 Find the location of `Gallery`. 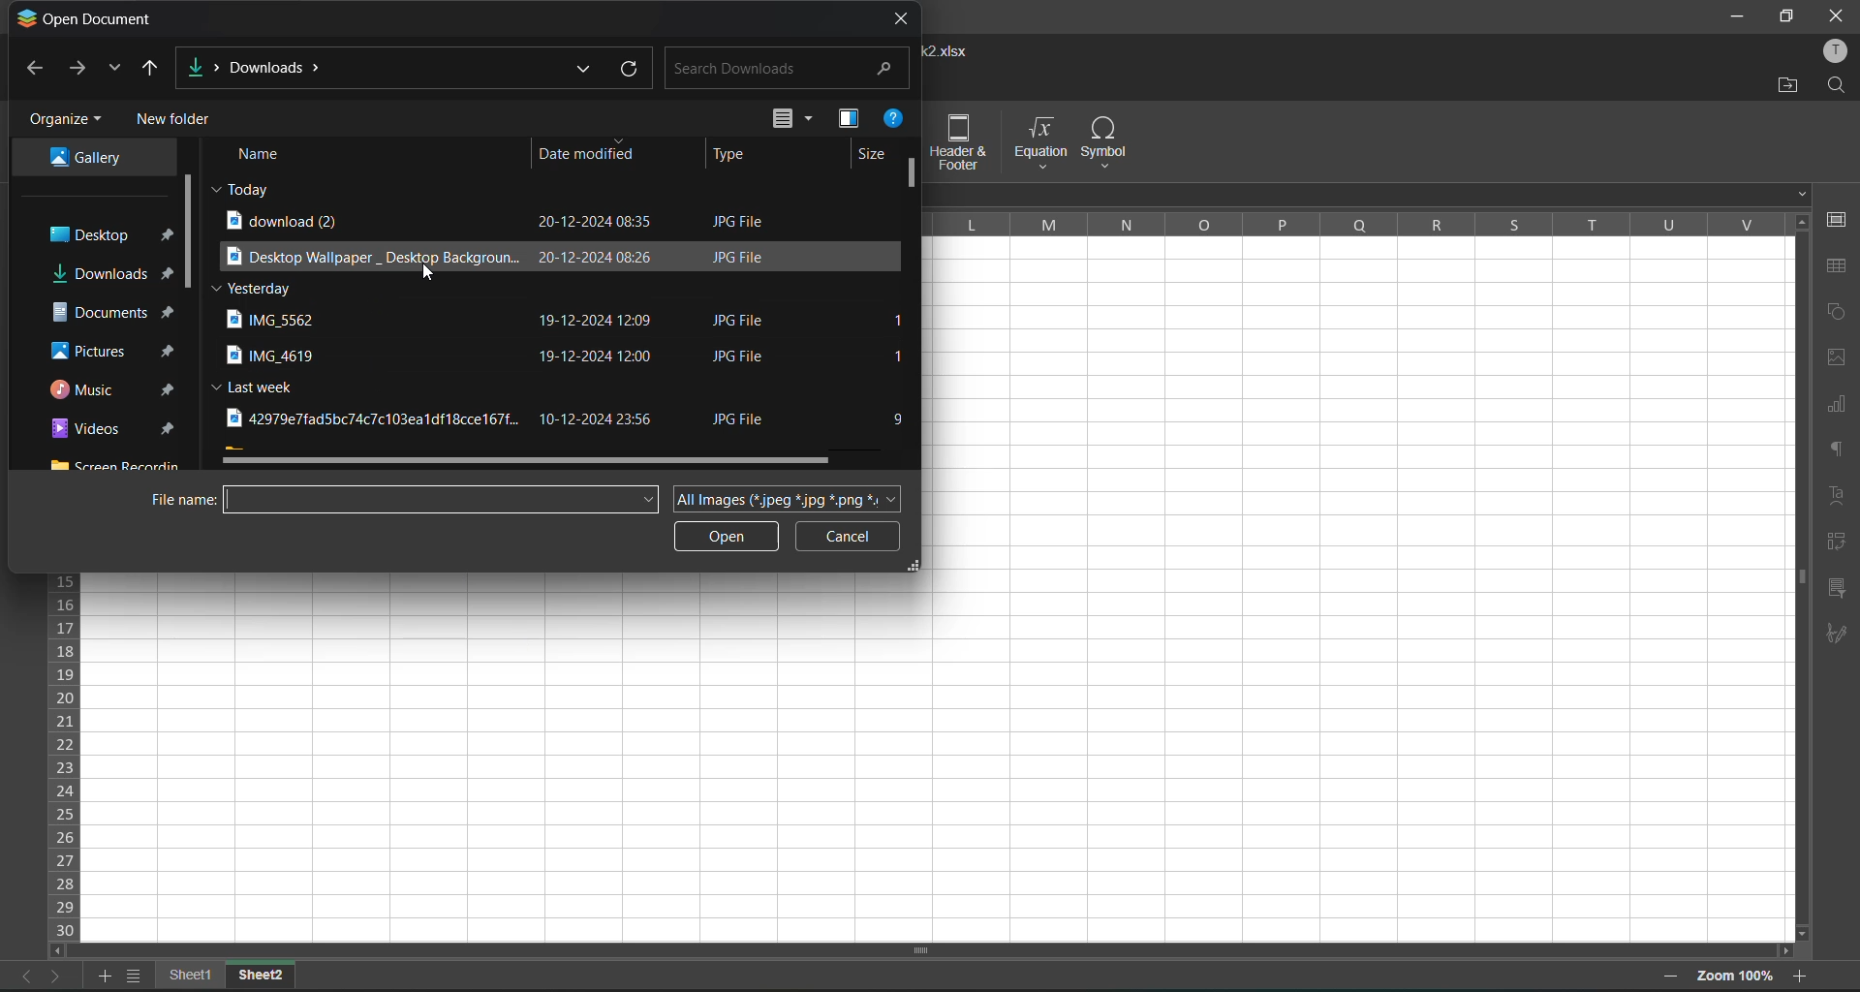

Gallery is located at coordinates (95, 158).